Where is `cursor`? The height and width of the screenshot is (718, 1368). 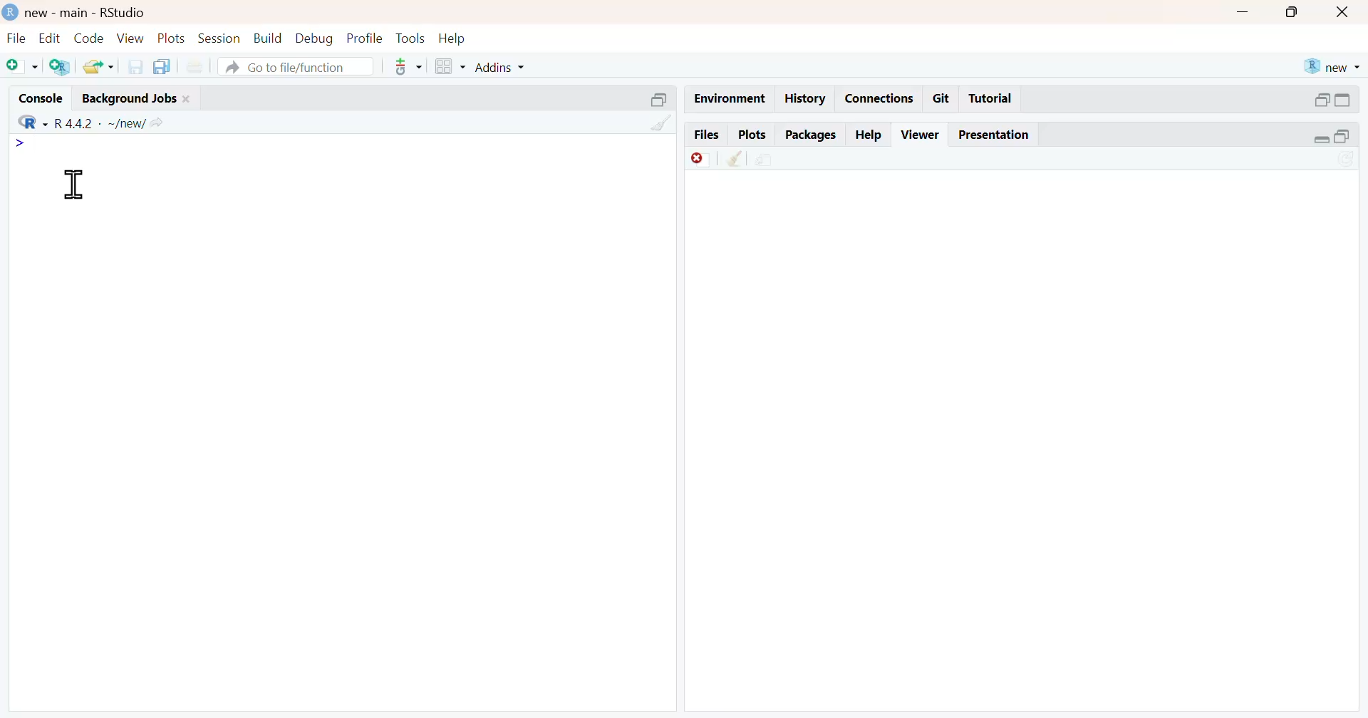 cursor is located at coordinates (76, 187).